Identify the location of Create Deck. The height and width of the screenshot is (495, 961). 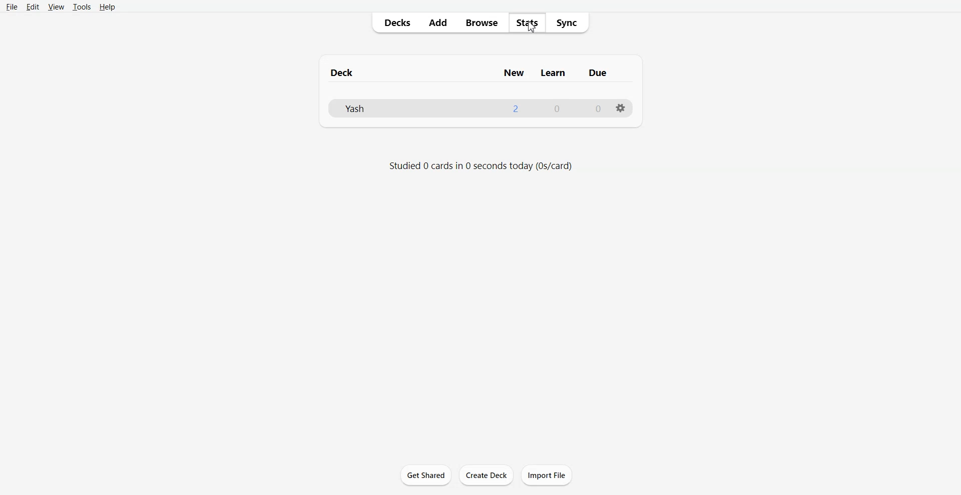
(487, 475).